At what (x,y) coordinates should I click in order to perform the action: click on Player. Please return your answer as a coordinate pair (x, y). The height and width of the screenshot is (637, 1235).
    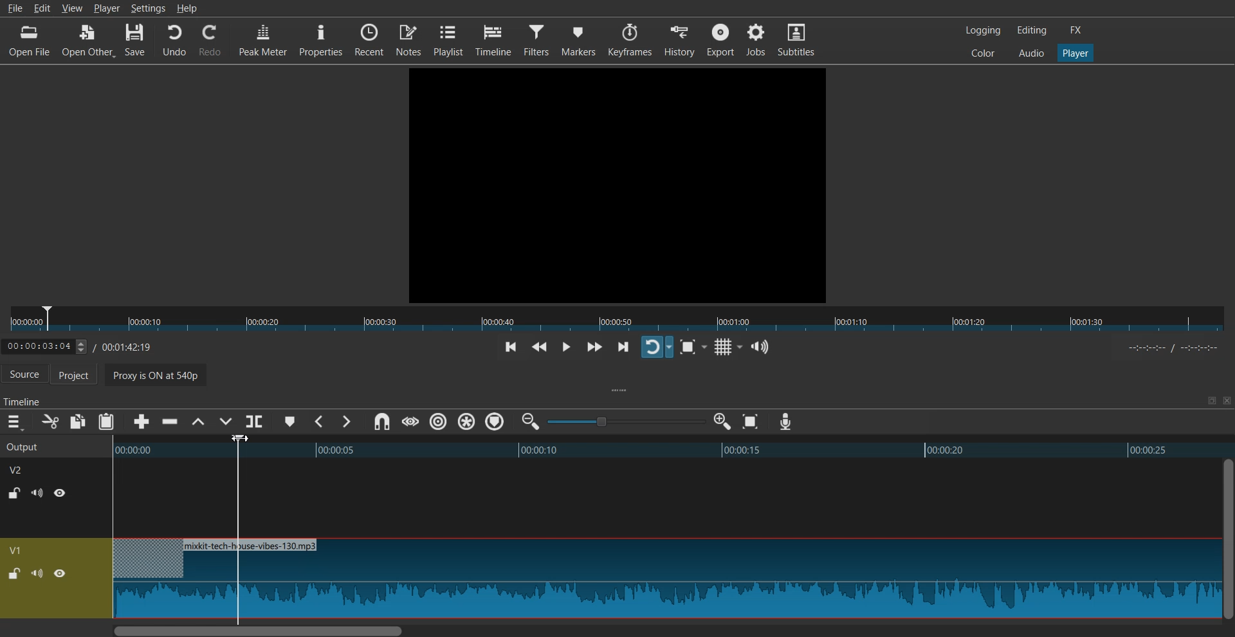
    Looking at the image, I should click on (1076, 53).